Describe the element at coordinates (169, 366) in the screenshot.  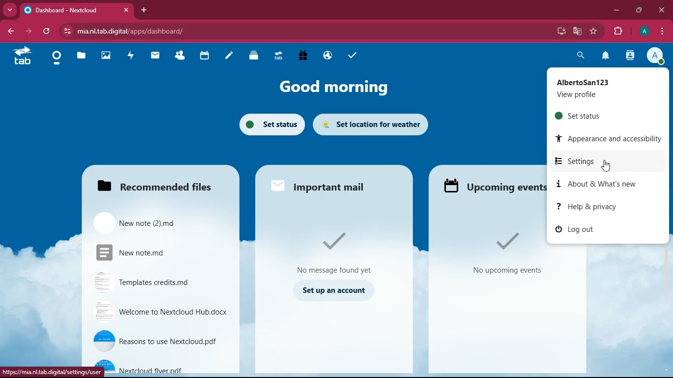
I see `Nextcloud flyer.pdf` at that location.